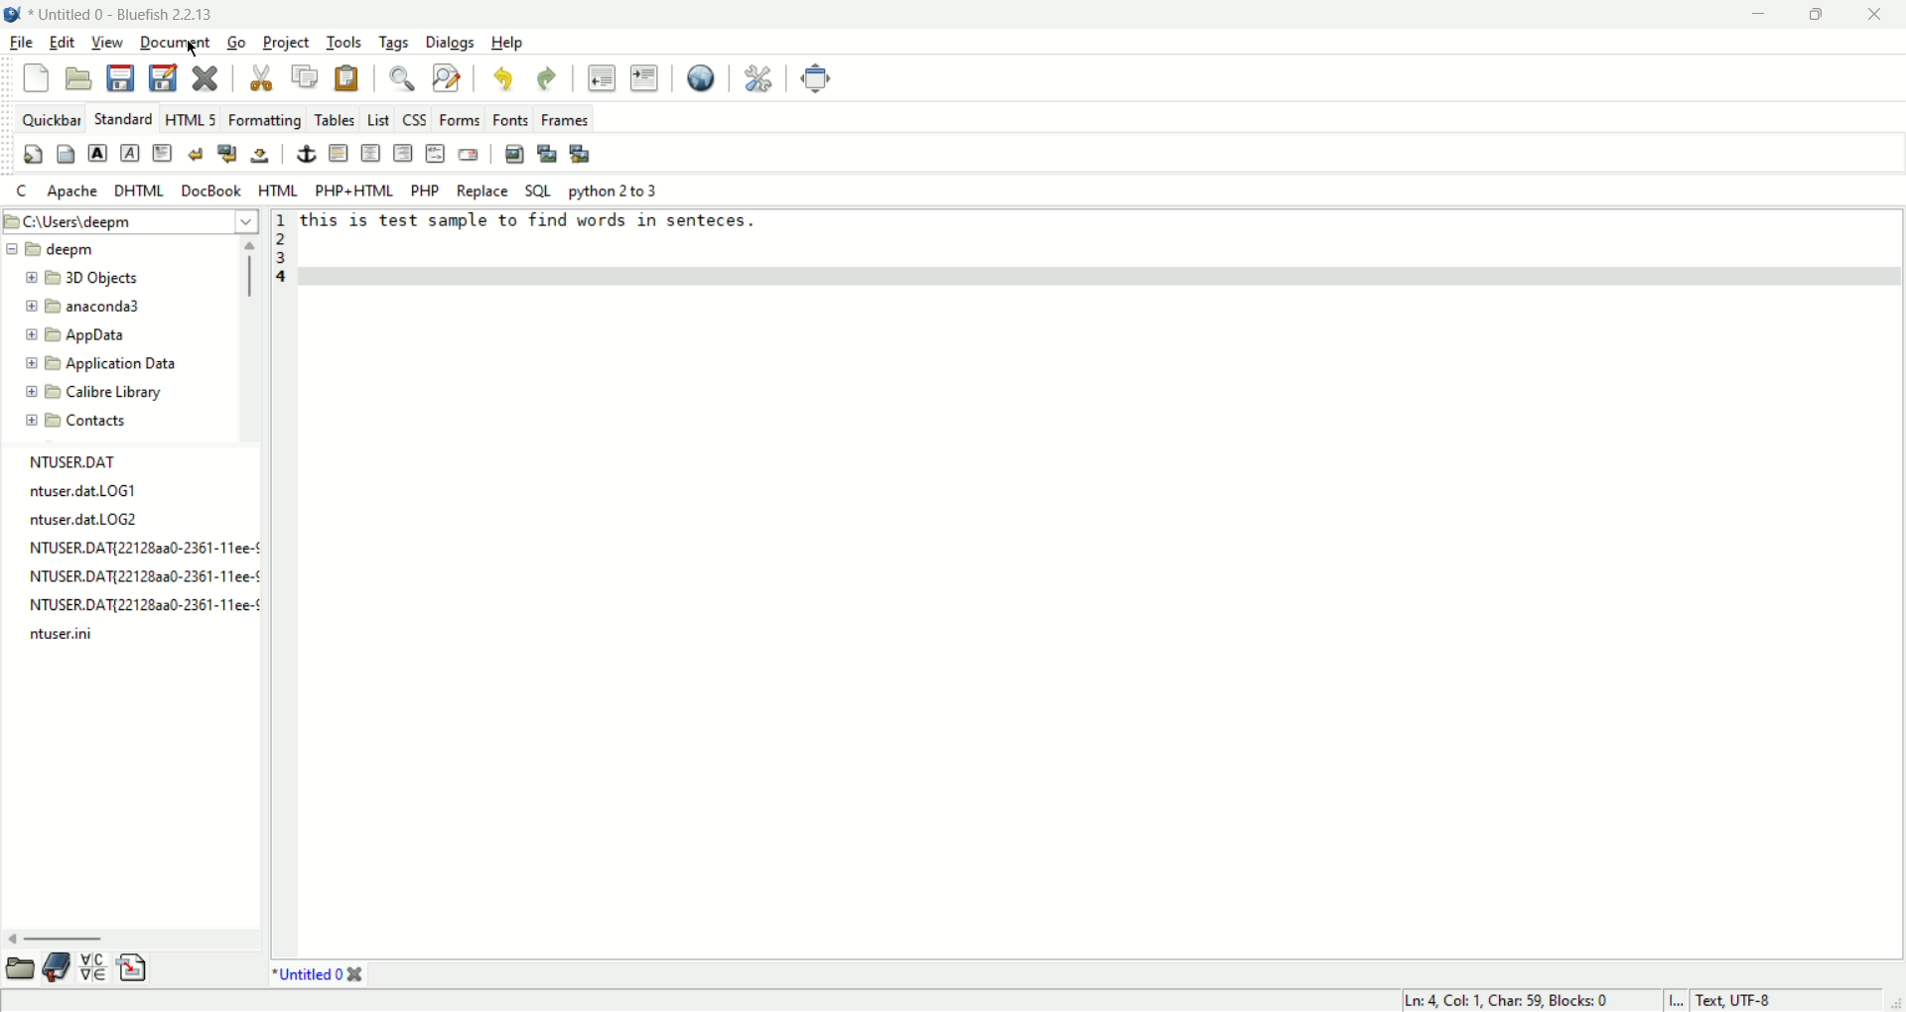  I want to click on snippets, so click(133, 969).